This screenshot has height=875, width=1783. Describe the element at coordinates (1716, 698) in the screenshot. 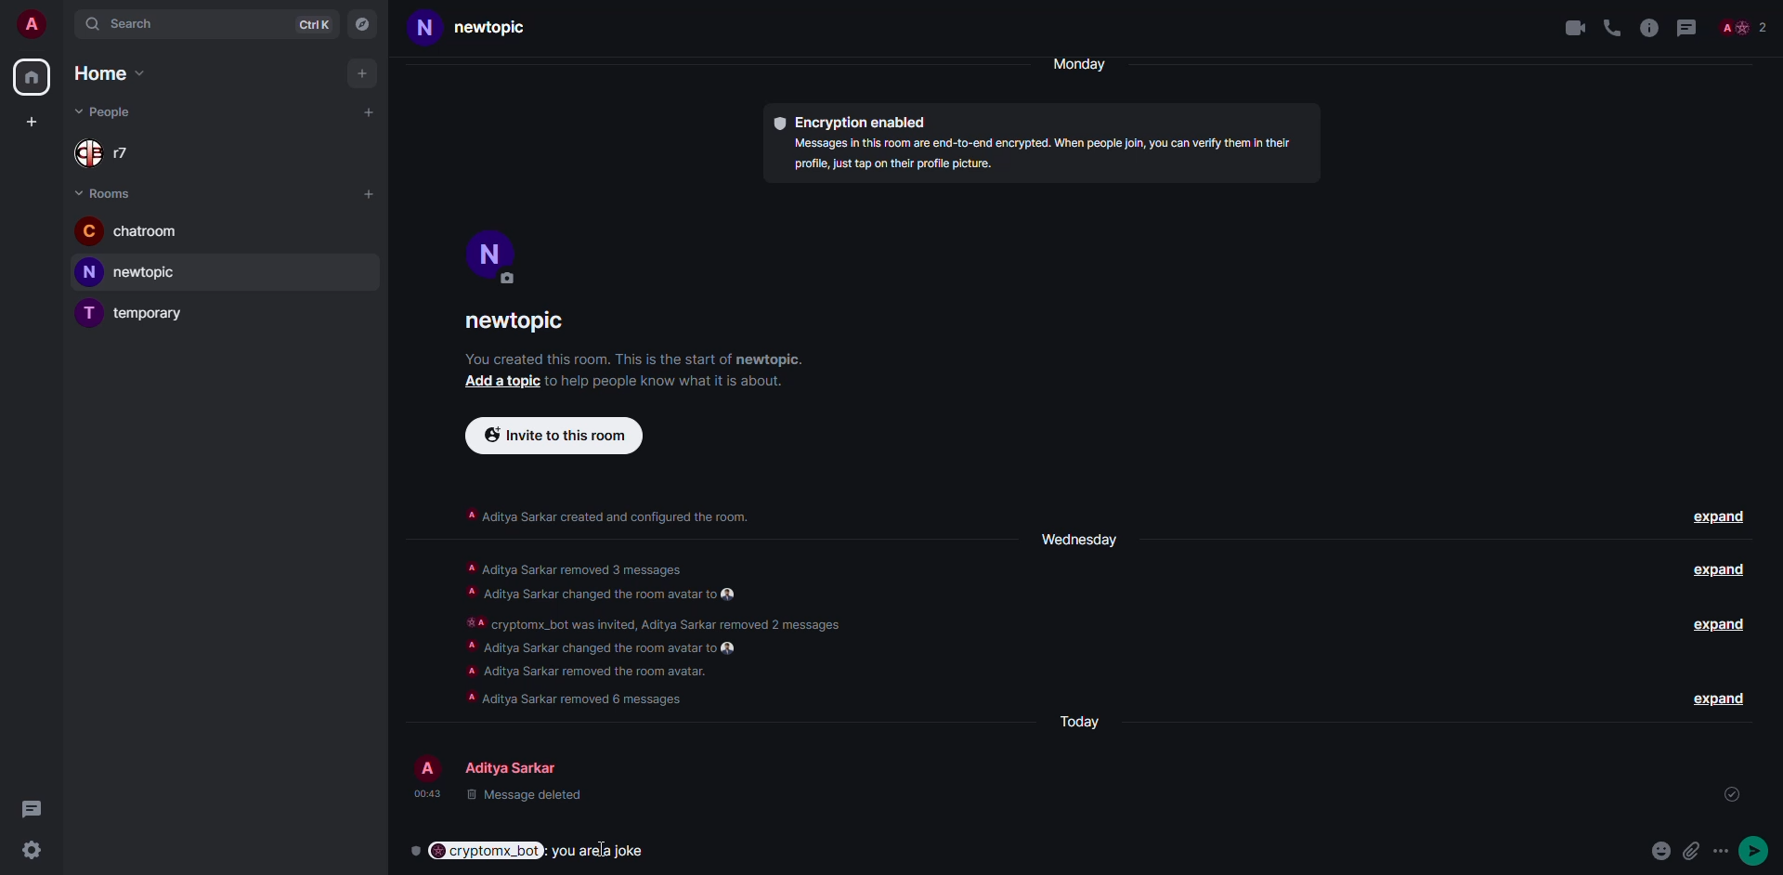

I see `expand` at that location.